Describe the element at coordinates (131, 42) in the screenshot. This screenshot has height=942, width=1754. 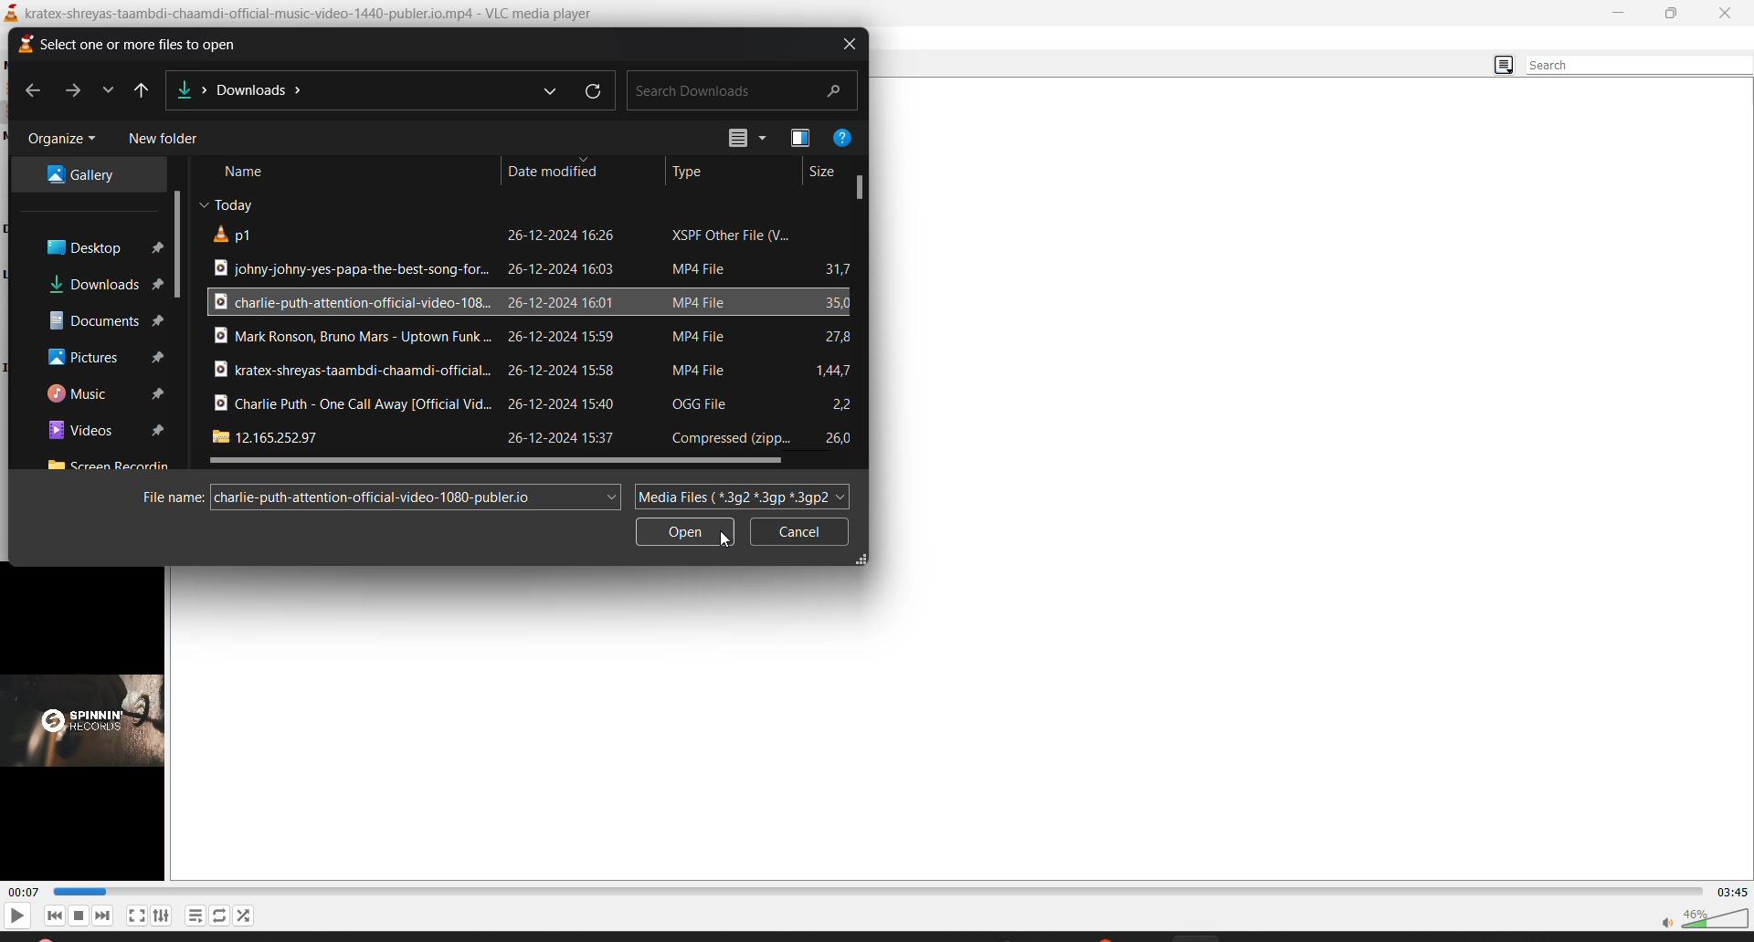
I see `select one or more files to open` at that location.